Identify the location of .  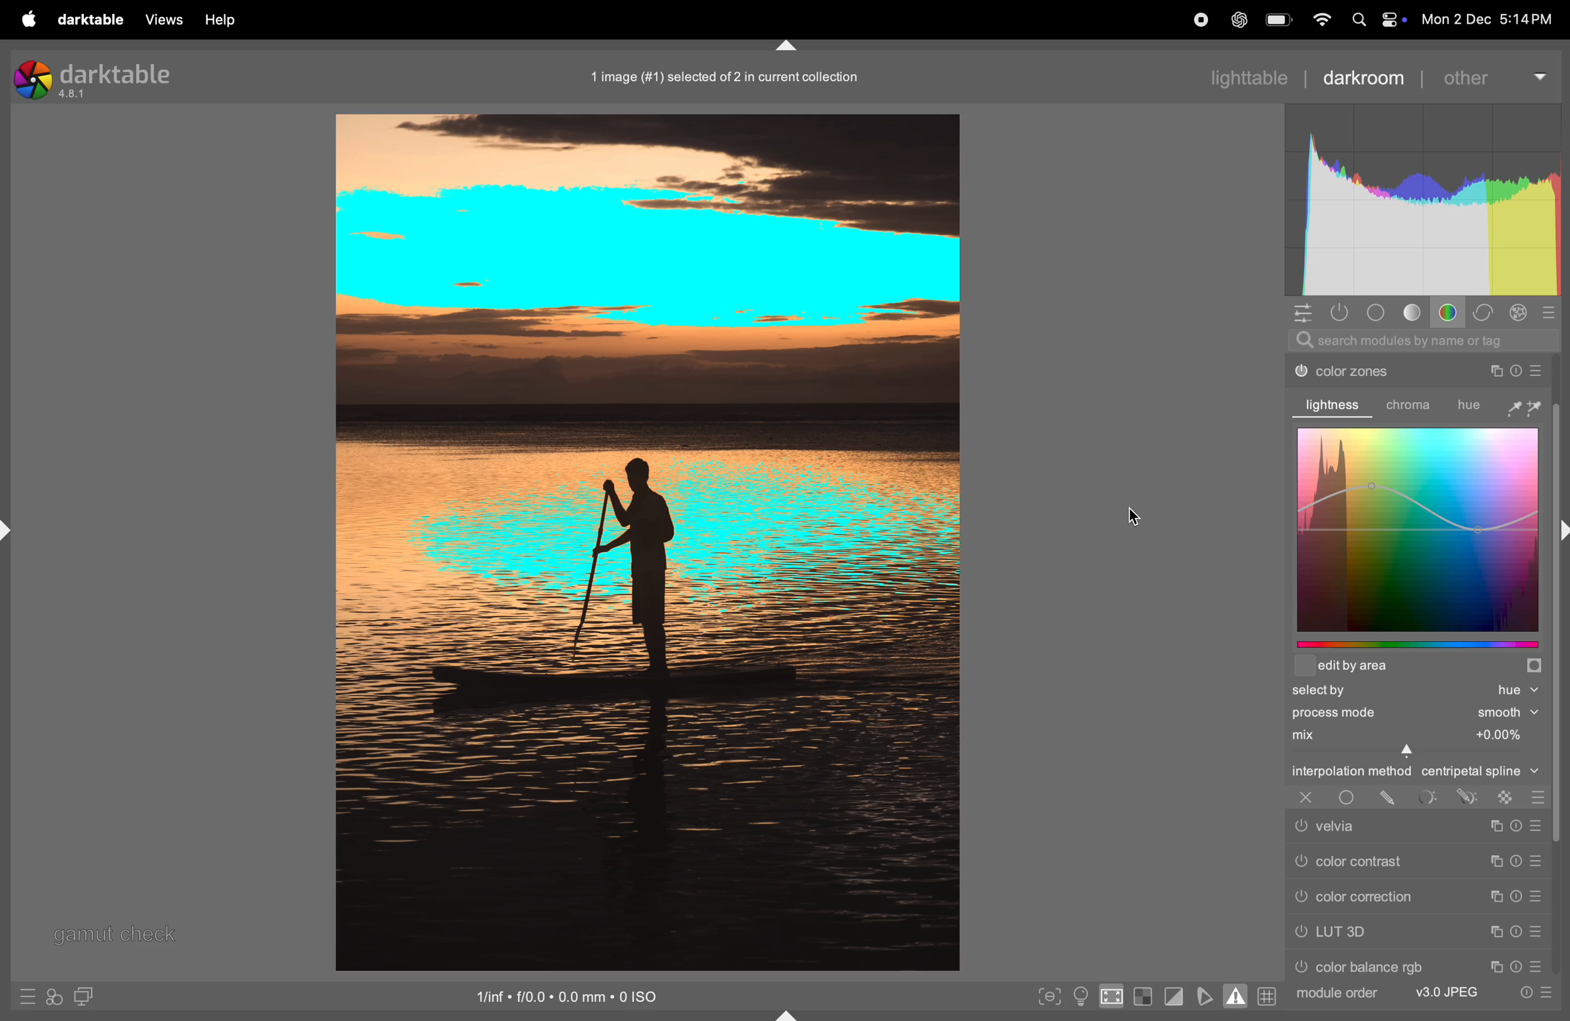
(1375, 313).